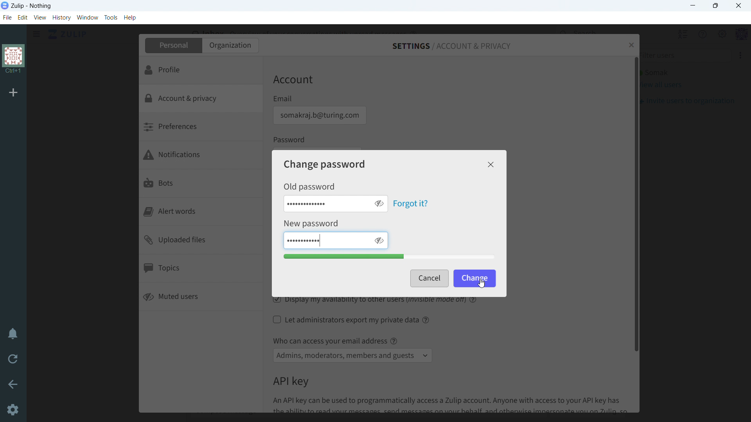  Describe the element at coordinates (62, 18) in the screenshot. I see `history` at that location.